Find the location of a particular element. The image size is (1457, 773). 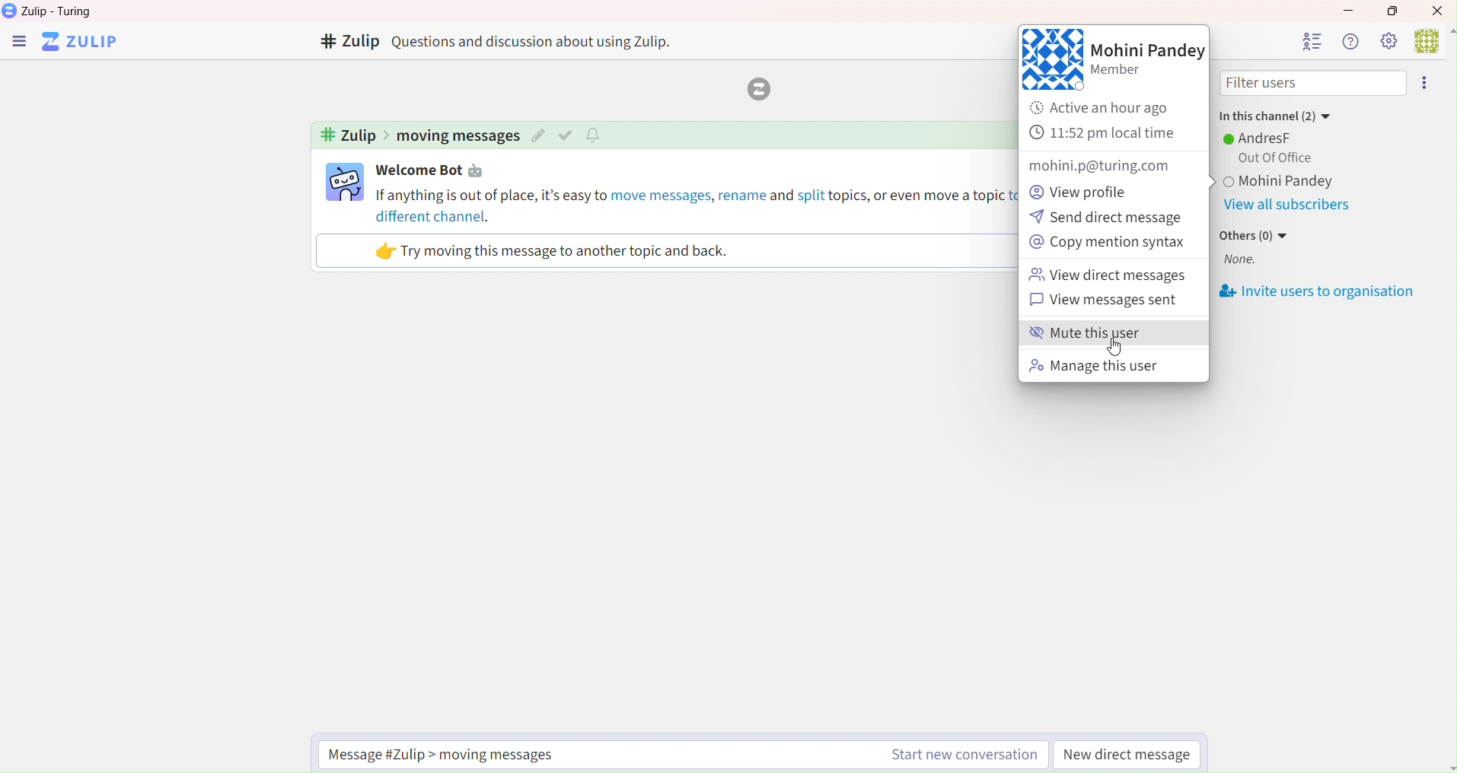

copy mentions syntax is located at coordinates (1107, 244).